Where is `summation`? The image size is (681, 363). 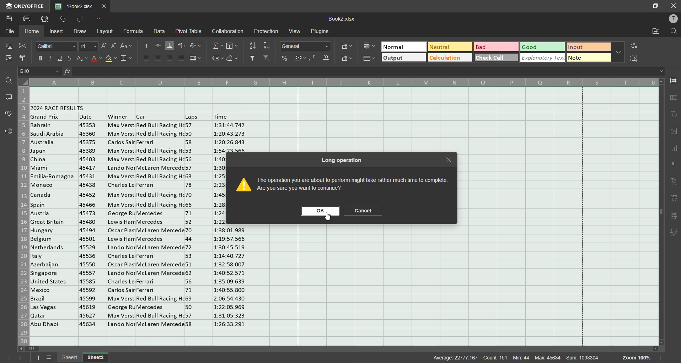 summation is located at coordinates (218, 46).